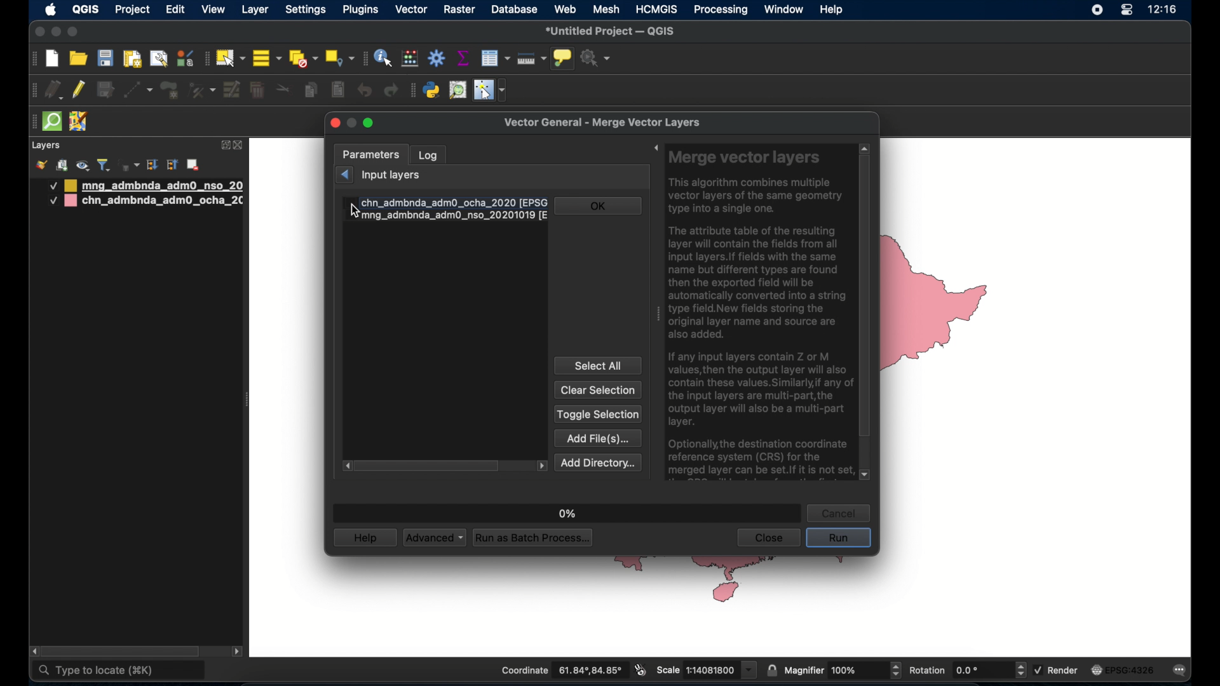 The image size is (1220, 686). What do you see at coordinates (459, 10) in the screenshot?
I see `raster` at bounding box center [459, 10].